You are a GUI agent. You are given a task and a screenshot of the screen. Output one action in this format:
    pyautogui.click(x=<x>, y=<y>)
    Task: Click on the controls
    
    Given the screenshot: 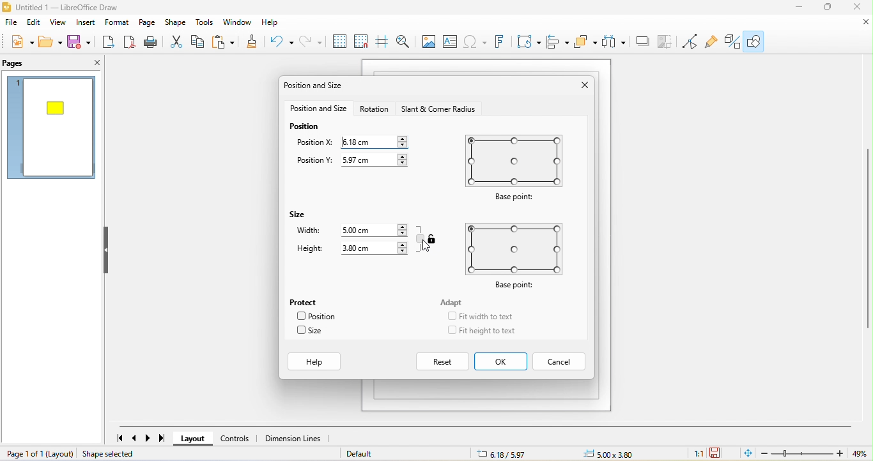 What is the action you would take?
    pyautogui.click(x=238, y=439)
    